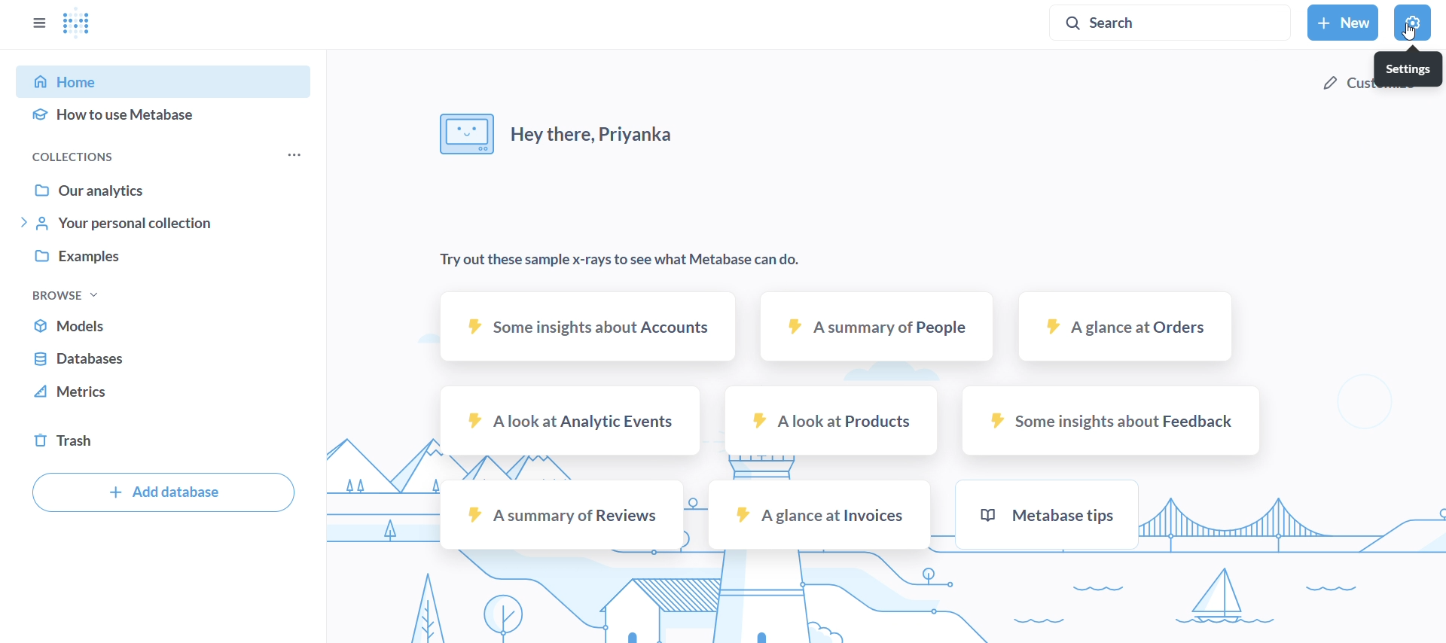  Describe the element at coordinates (165, 190) in the screenshot. I see `our analytics` at that location.